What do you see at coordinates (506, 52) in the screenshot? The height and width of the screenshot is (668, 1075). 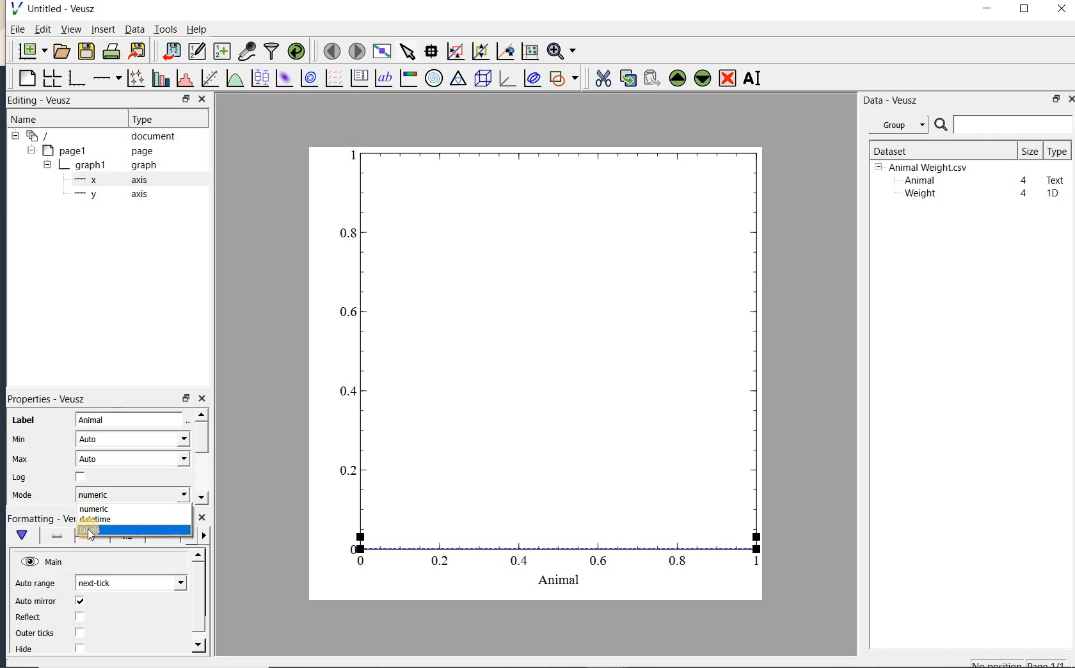 I see `click to recenter graph axes` at bounding box center [506, 52].